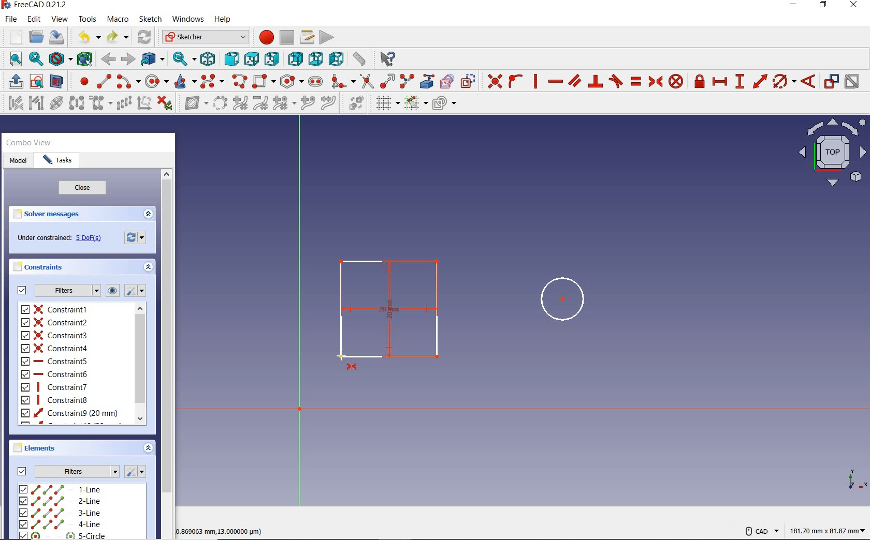 This screenshot has height=540, width=870. What do you see at coordinates (127, 81) in the screenshot?
I see `create arc` at bounding box center [127, 81].